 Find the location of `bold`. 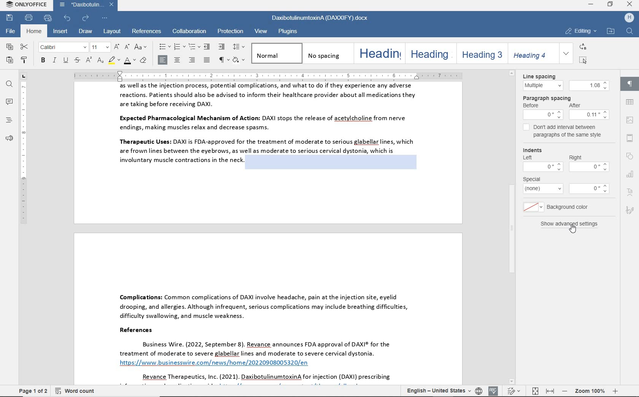

bold is located at coordinates (43, 61).